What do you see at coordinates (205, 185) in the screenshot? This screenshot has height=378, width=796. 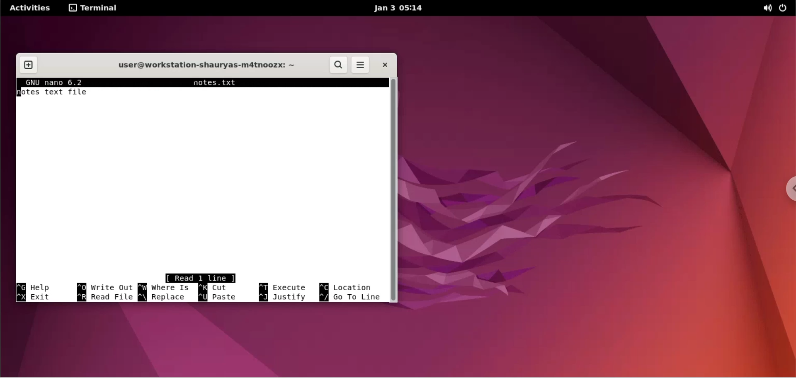 I see `text box` at bounding box center [205, 185].